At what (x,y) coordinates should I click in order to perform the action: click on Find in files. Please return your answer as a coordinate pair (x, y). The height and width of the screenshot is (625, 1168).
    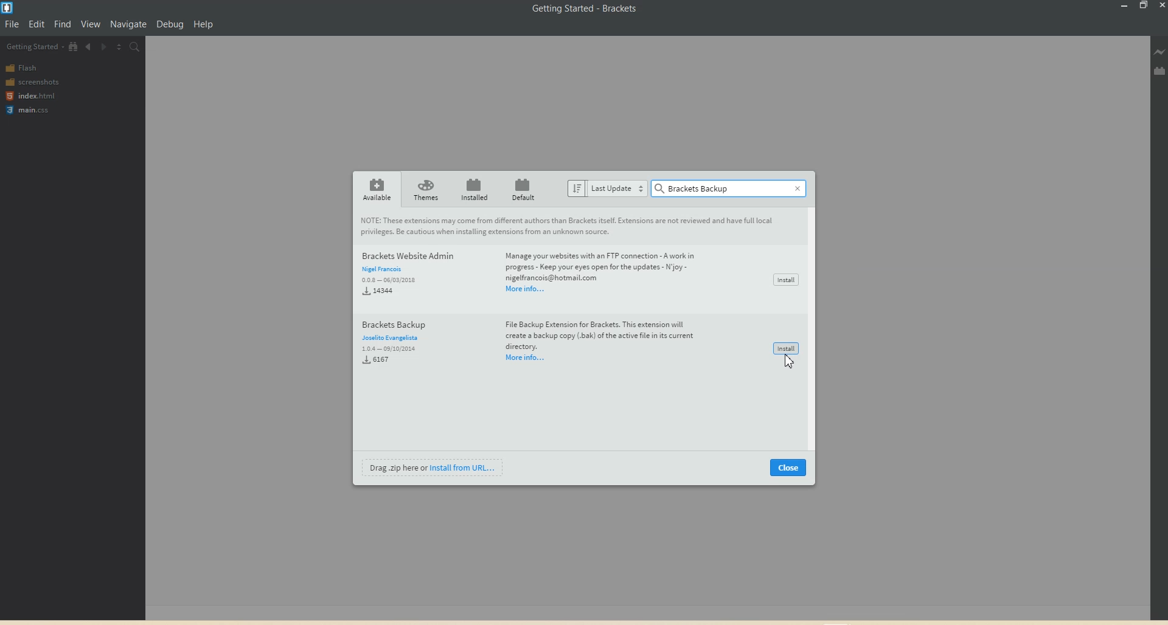
    Looking at the image, I should click on (135, 47).